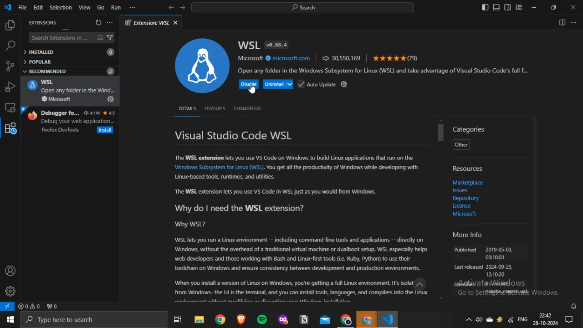  Describe the element at coordinates (218, 168) in the screenshot. I see `‘Windows Subsystem for Linux (WSL)` at that location.